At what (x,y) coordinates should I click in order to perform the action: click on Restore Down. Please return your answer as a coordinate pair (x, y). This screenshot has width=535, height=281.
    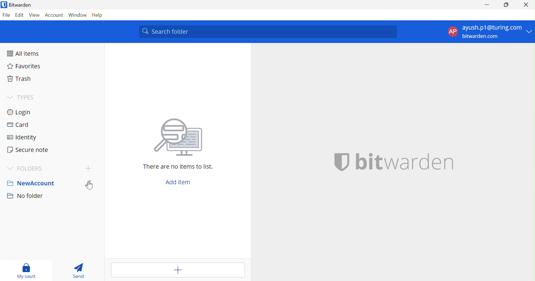
    Looking at the image, I should click on (506, 6).